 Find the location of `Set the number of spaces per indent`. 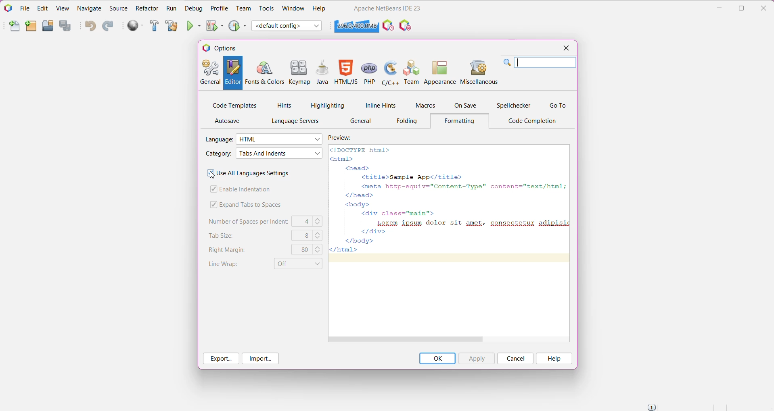

Set the number of spaces per indent is located at coordinates (320, 221).